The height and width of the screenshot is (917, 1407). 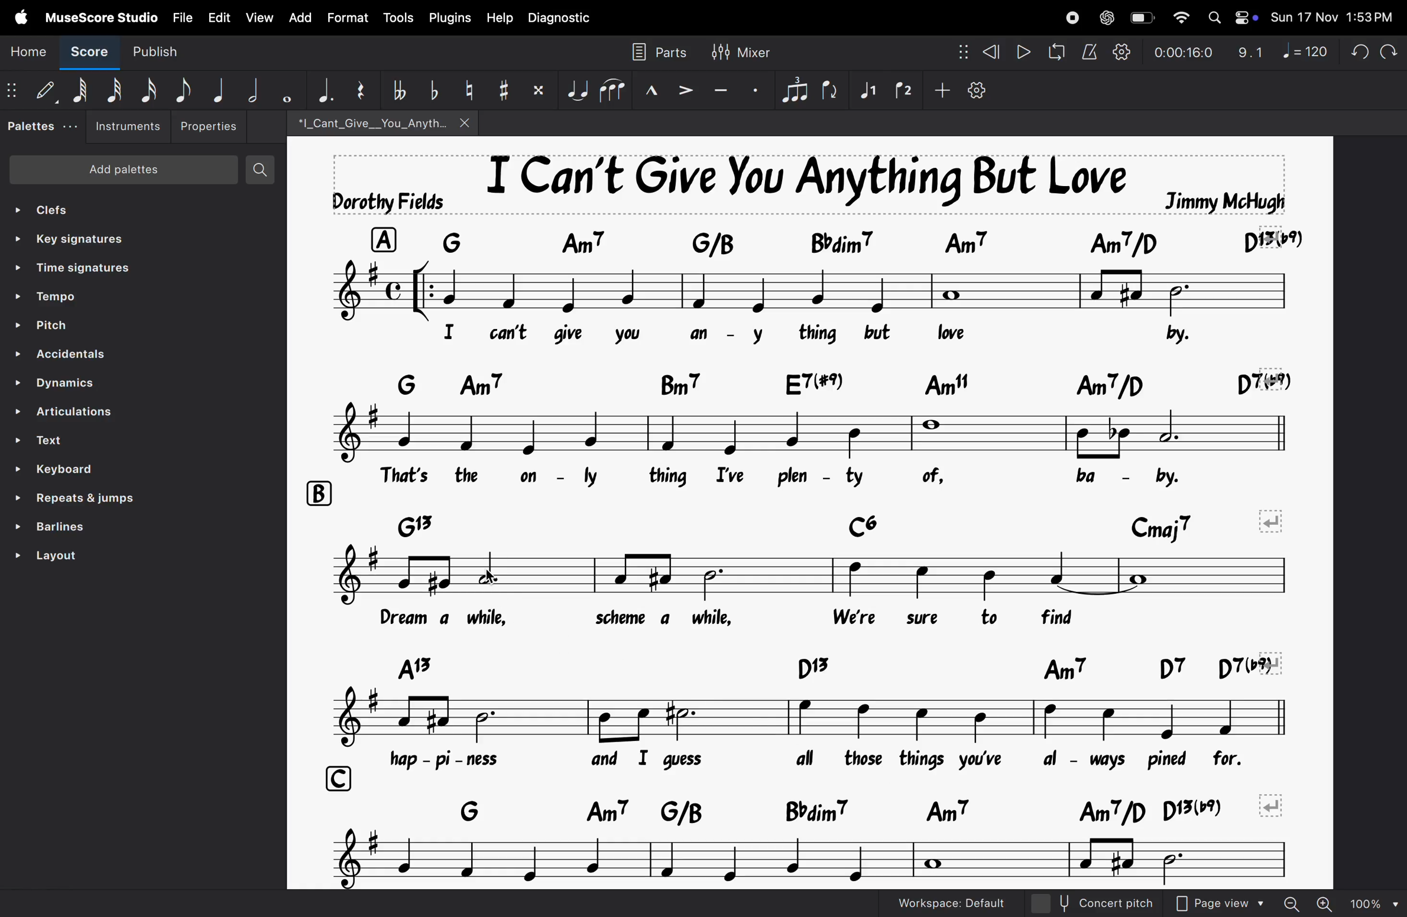 I want to click on Text , so click(x=54, y=438).